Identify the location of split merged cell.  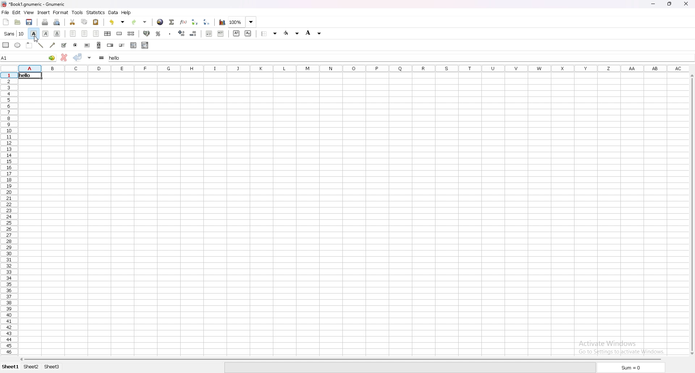
(132, 33).